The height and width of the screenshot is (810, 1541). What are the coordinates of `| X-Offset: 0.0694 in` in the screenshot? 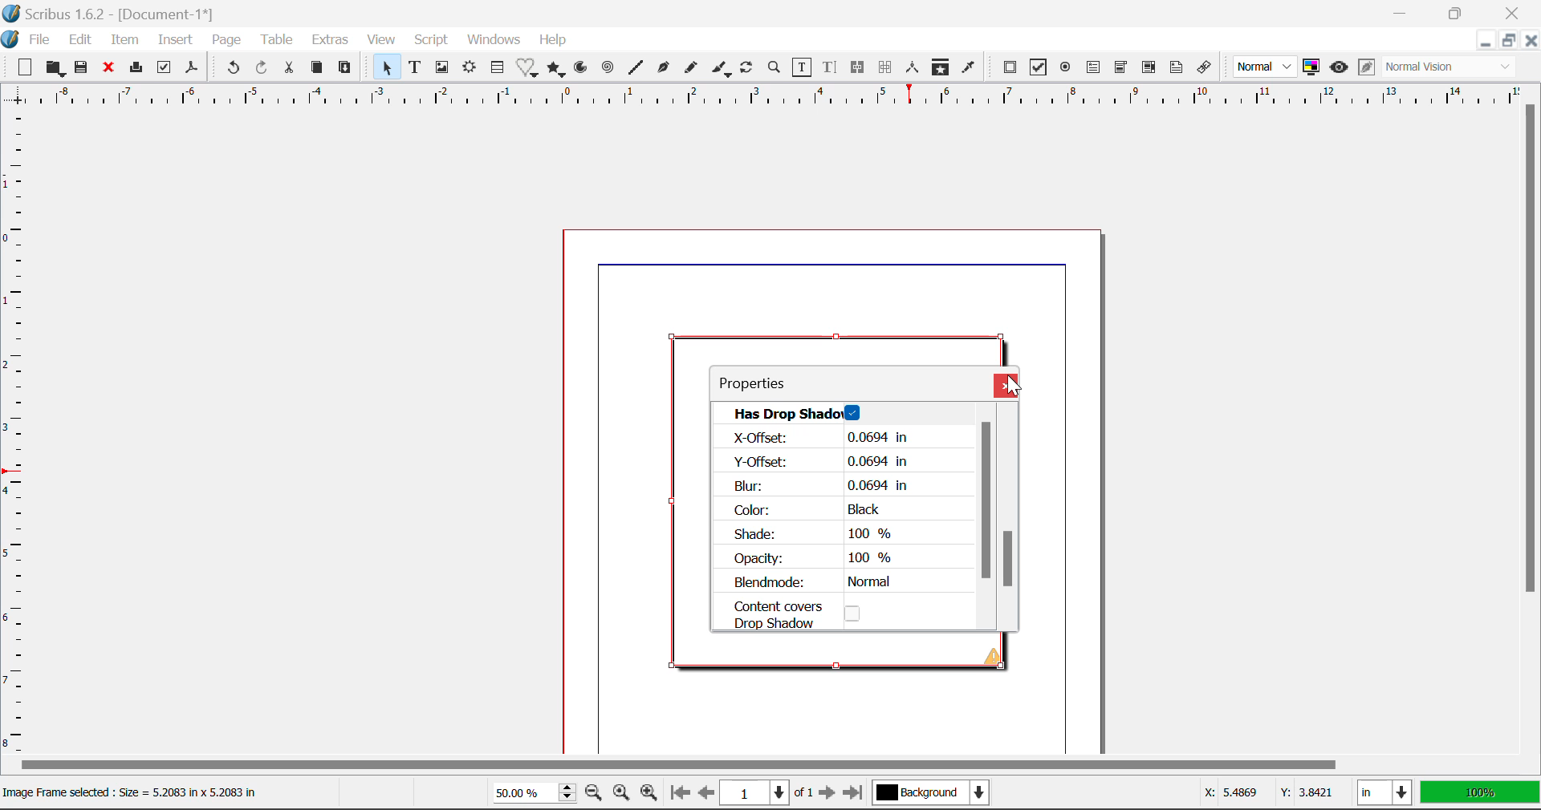 It's located at (817, 438).